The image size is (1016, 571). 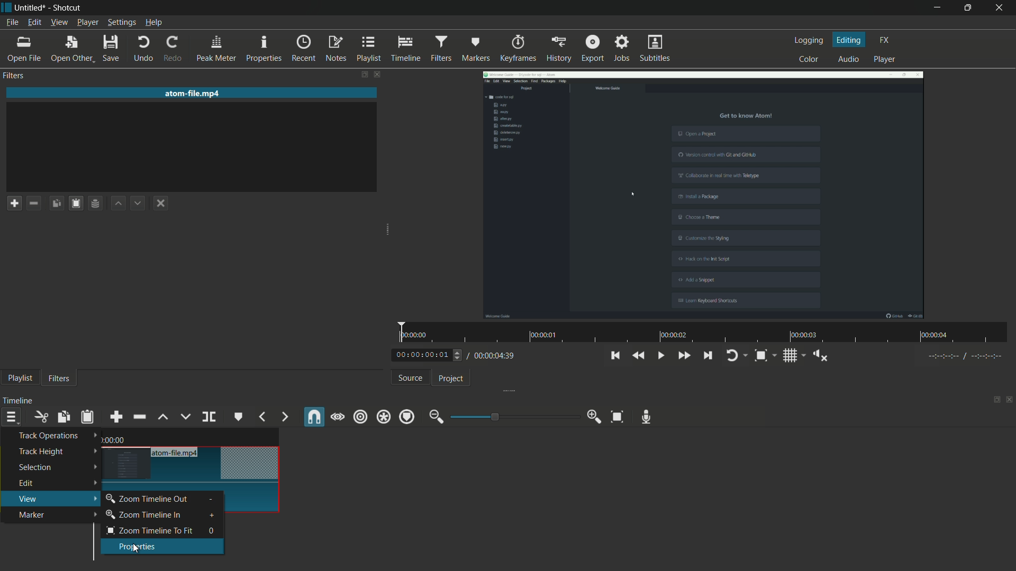 What do you see at coordinates (87, 417) in the screenshot?
I see `paste` at bounding box center [87, 417].